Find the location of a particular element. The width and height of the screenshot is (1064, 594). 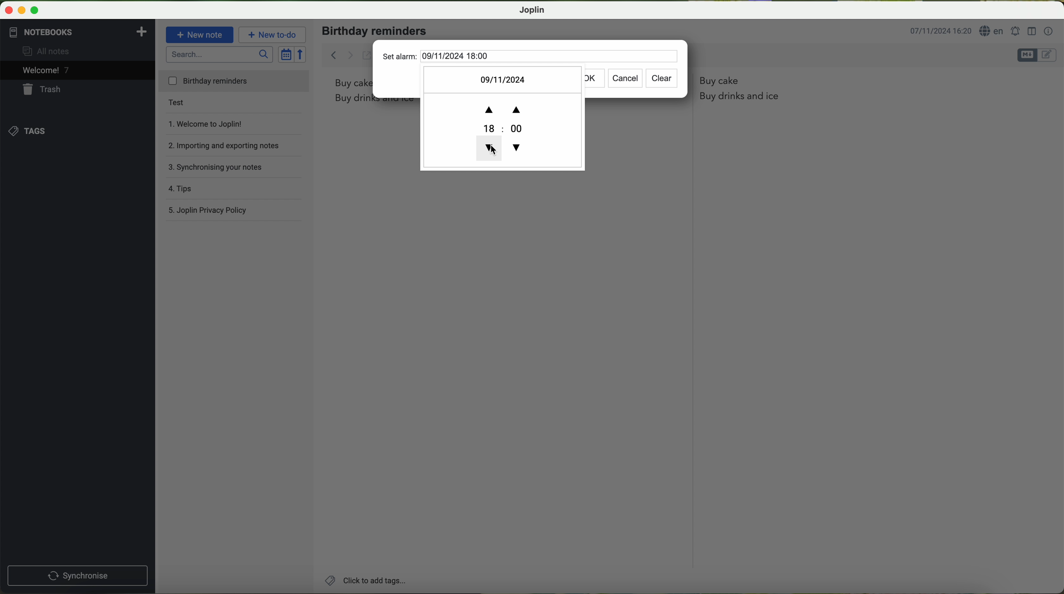

language is located at coordinates (993, 32).